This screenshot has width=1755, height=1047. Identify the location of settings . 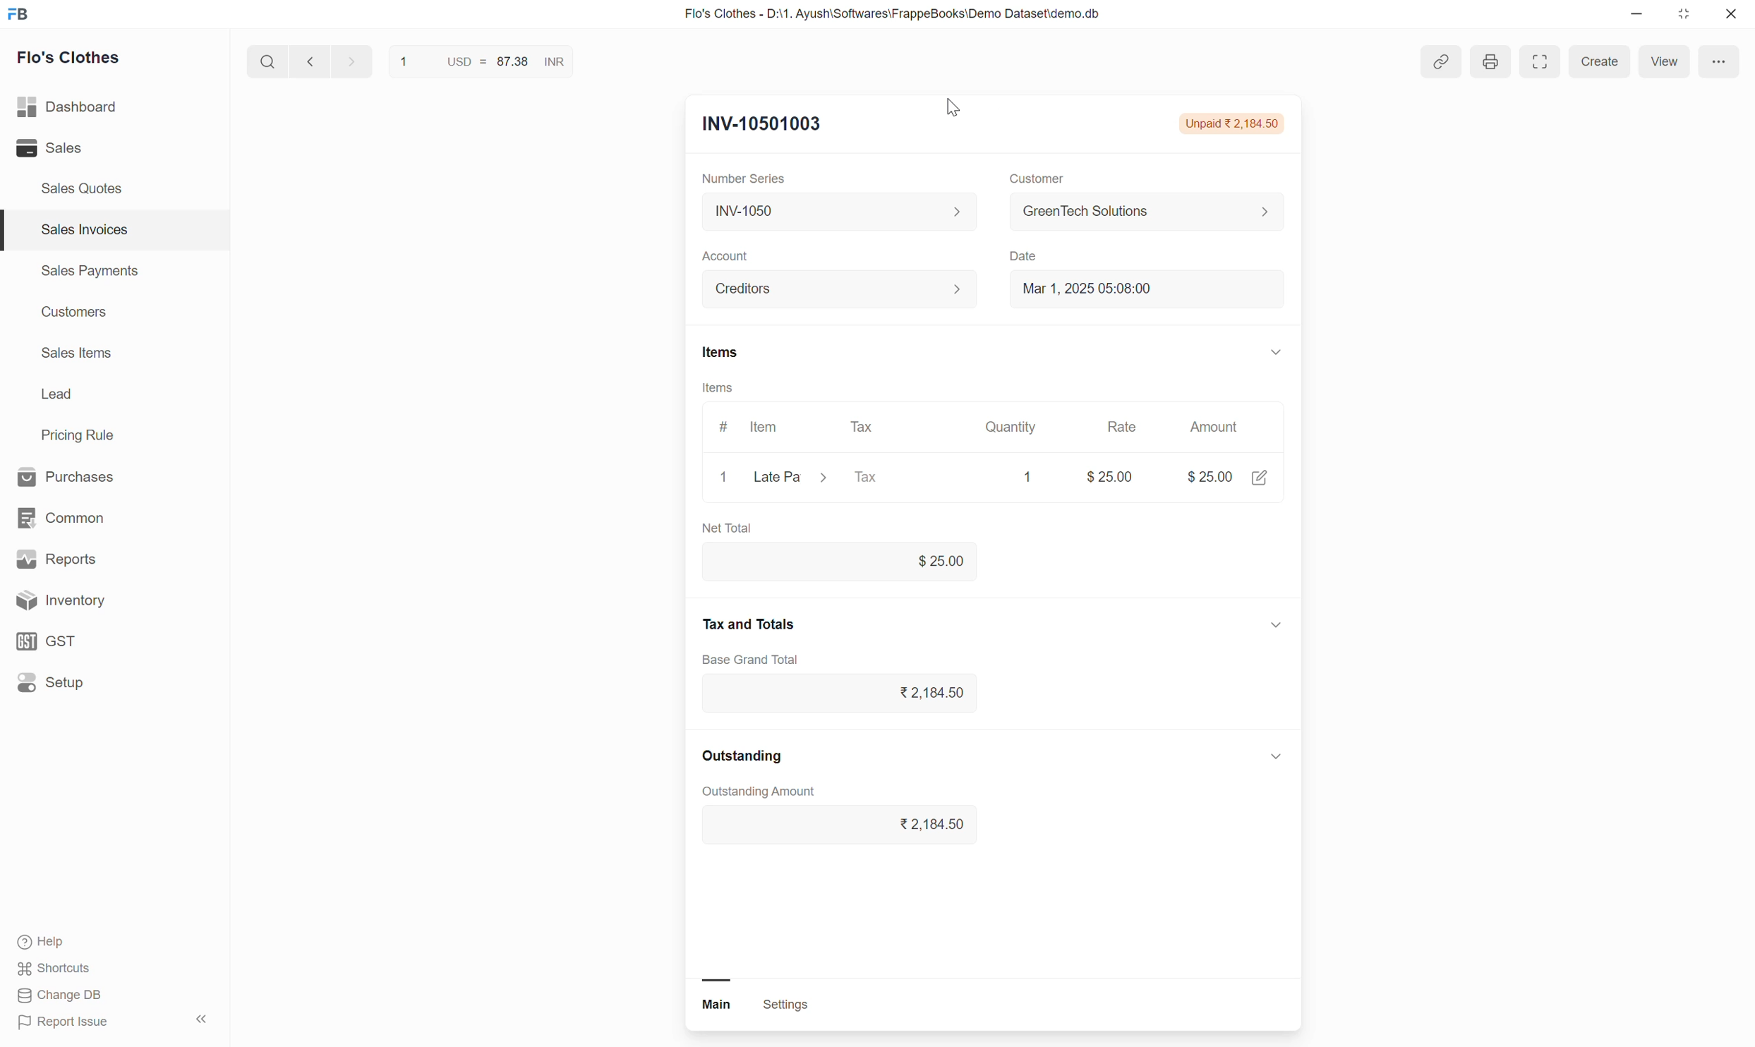
(806, 1006).